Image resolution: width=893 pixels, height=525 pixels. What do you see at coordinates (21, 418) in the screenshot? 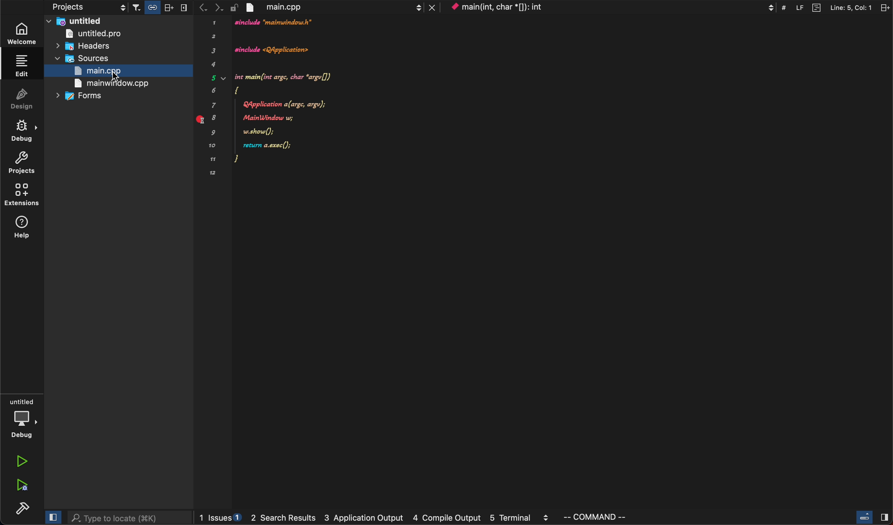
I see `debug` at bounding box center [21, 418].